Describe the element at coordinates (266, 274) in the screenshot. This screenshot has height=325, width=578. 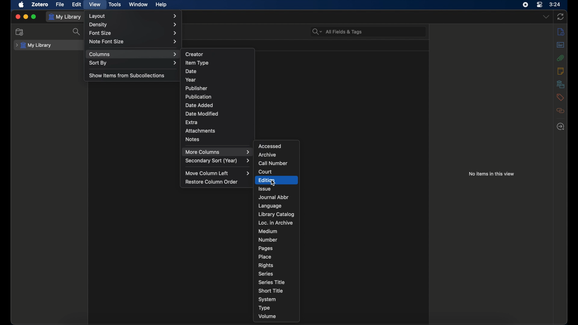
I see `series` at that location.